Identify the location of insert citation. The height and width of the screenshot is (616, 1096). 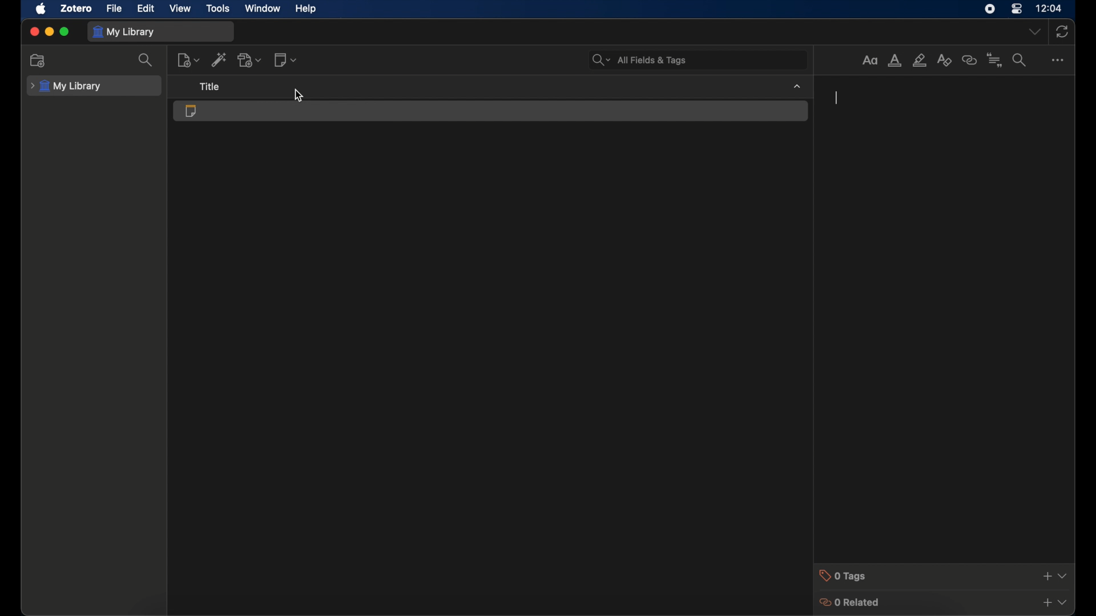
(994, 59).